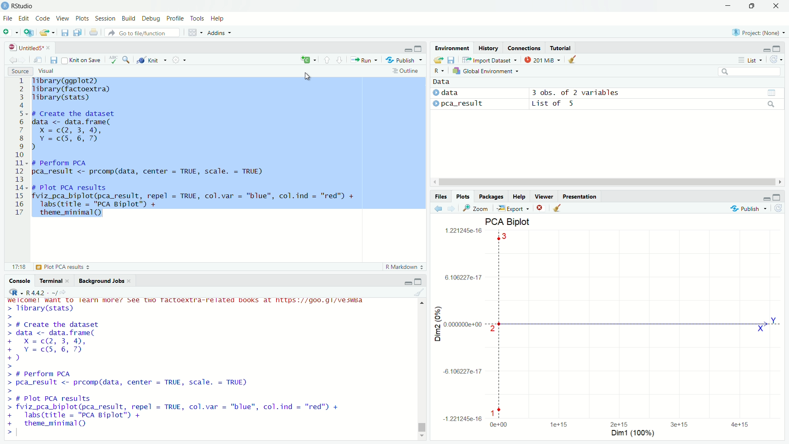 This screenshot has width=789, height=444. Describe the element at coordinates (652, 105) in the screenshot. I see `list of 5` at that location.